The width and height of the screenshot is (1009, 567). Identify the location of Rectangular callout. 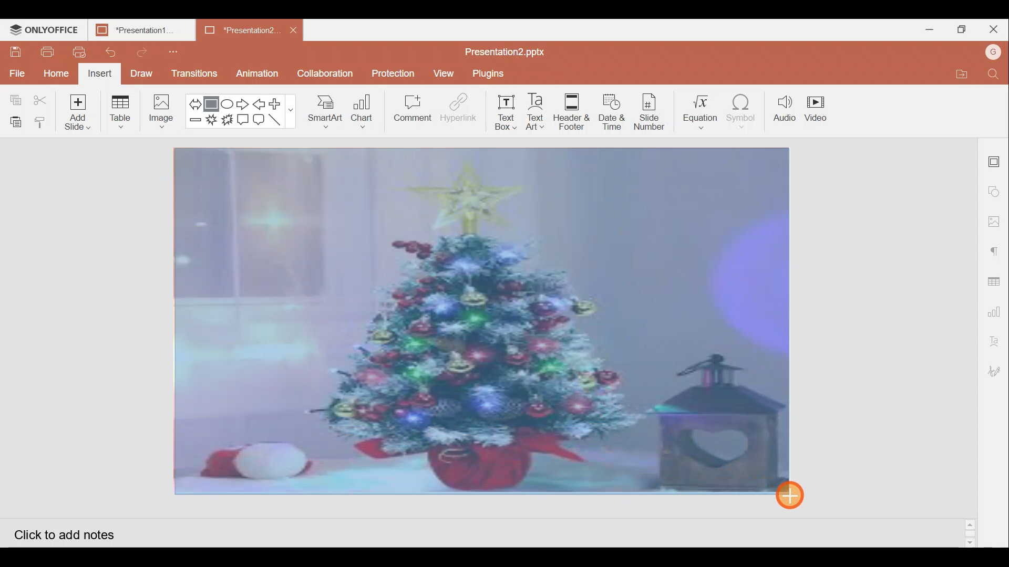
(244, 120).